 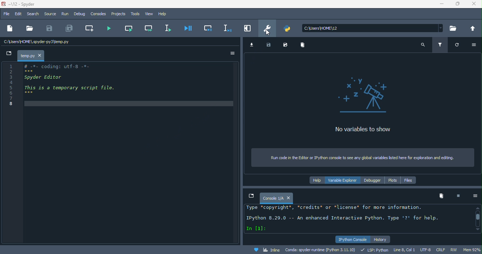 What do you see at coordinates (81, 13) in the screenshot?
I see `debug` at bounding box center [81, 13].